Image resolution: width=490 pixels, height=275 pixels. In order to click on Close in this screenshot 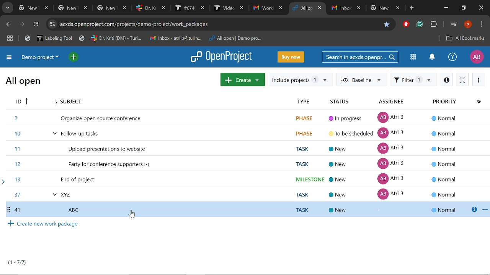, I will do `click(481, 8)`.